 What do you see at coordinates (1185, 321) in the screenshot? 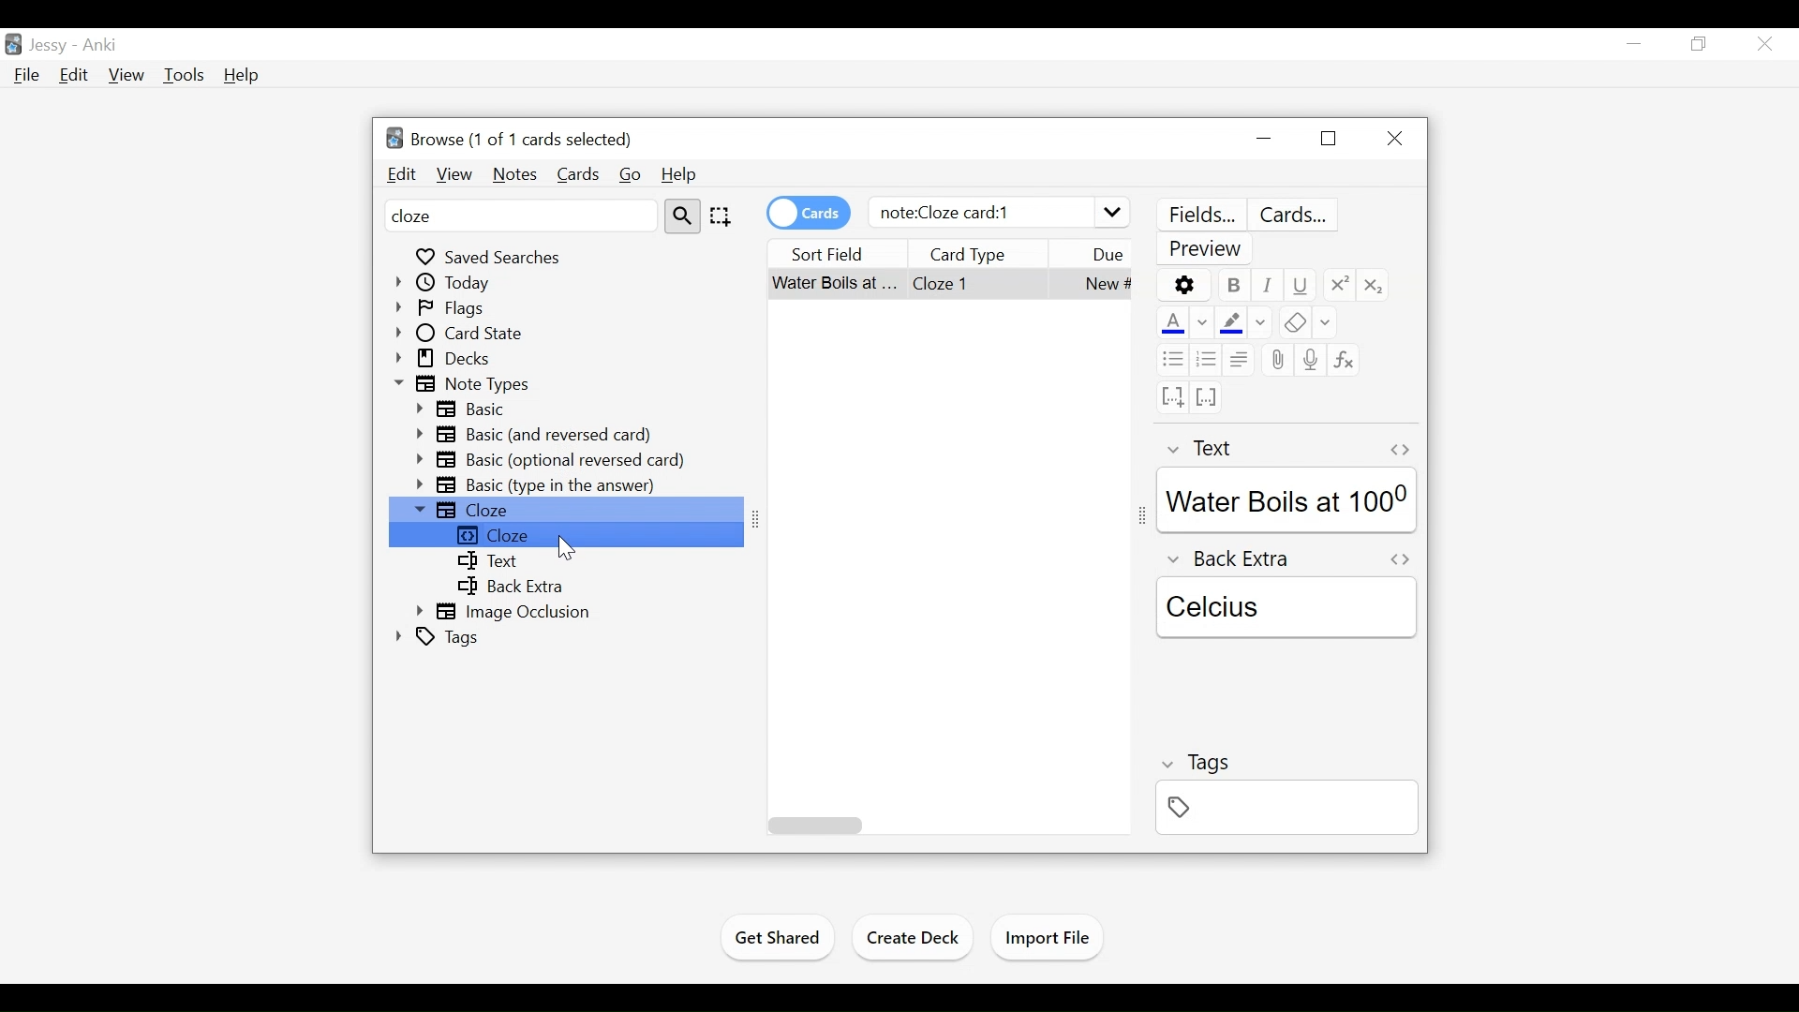
I see `Text Color` at bounding box center [1185, 321].